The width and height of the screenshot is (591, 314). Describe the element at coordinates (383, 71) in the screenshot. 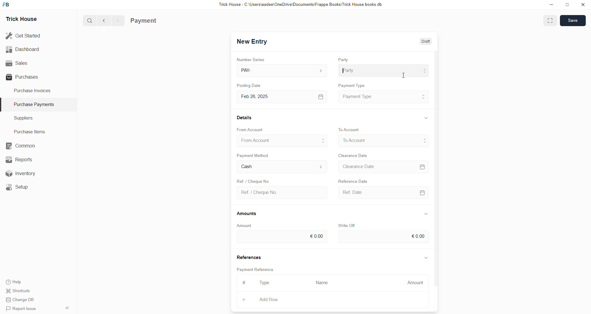

I see `Party` at that location.